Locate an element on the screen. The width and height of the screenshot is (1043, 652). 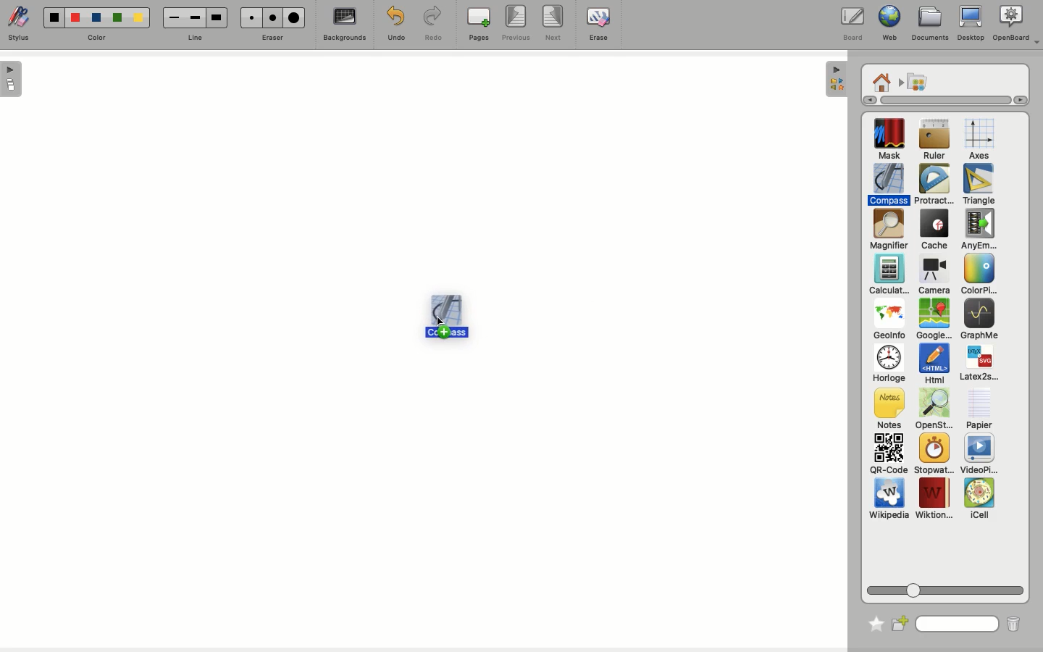
eraser3 is located at coordinates (295, 18).